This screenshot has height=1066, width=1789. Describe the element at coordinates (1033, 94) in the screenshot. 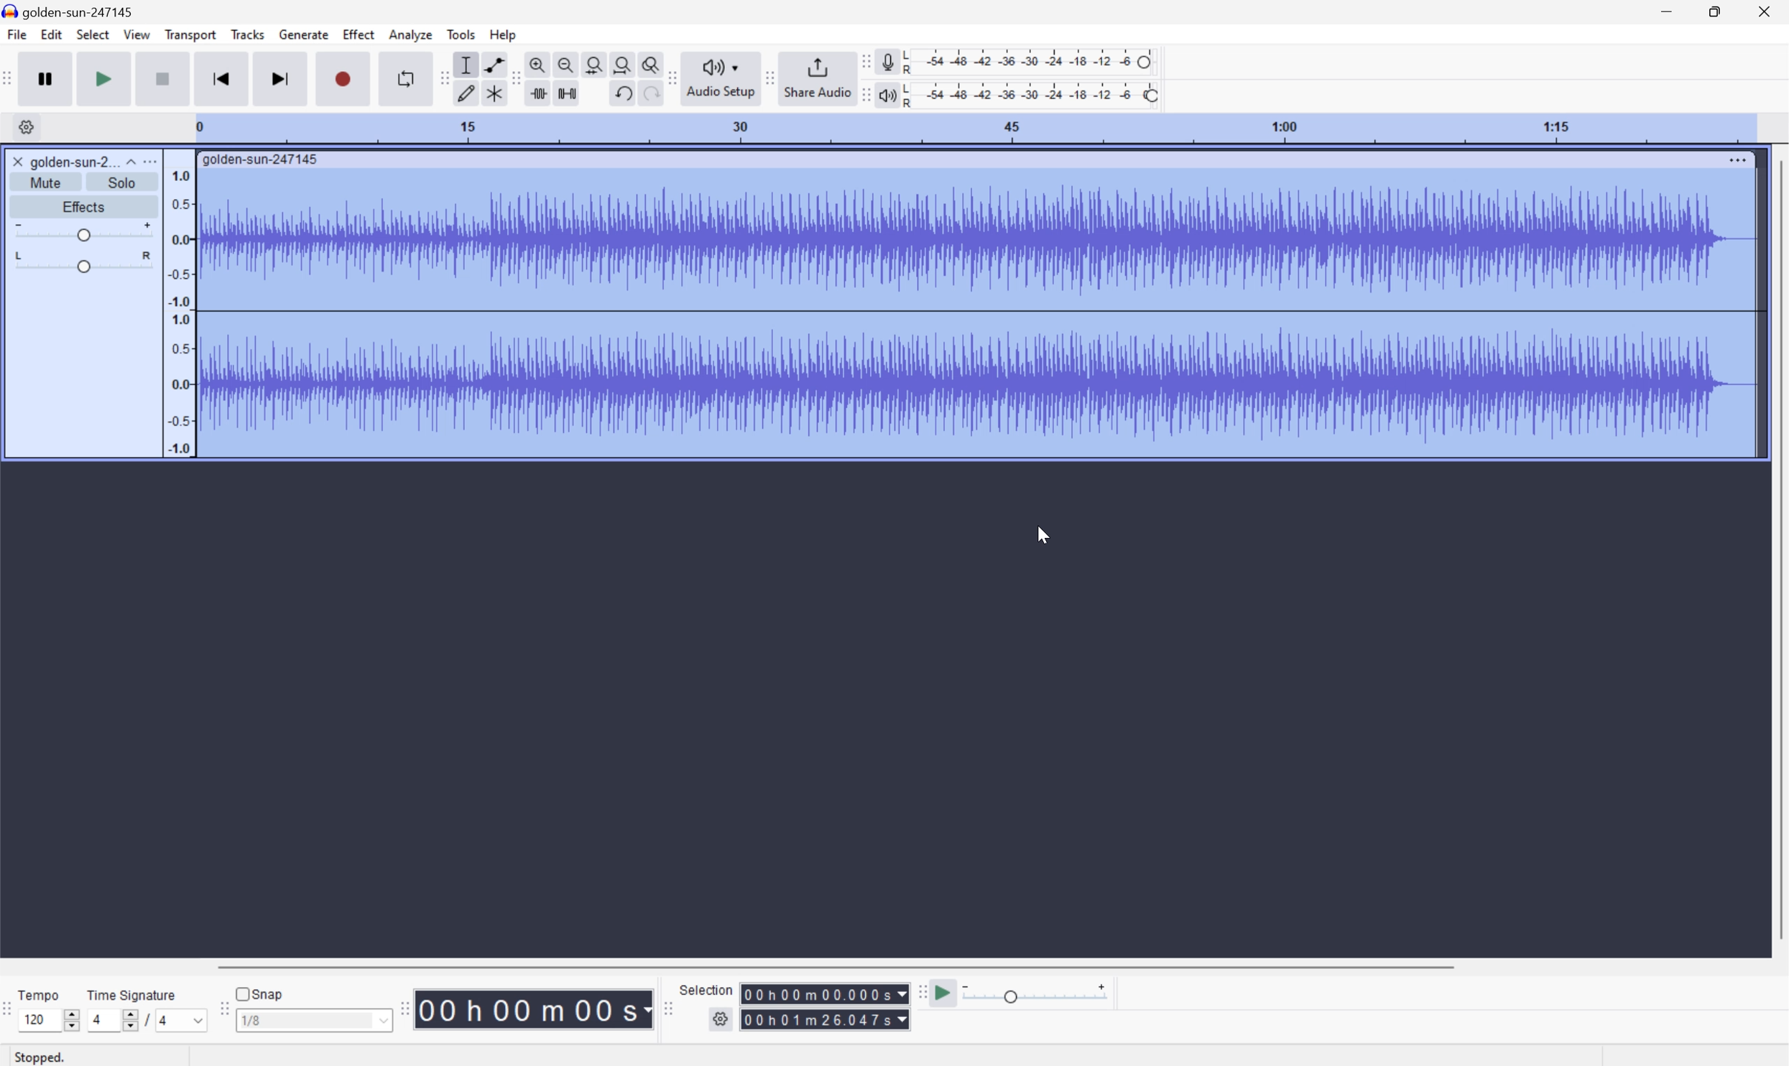

I see `Playback level: 100%` at that location.